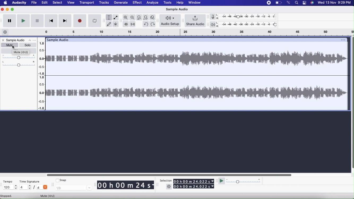 This screenshot has width=354, height=199. What do you see at coordinates (196, 33) in the screenshot?
I see `Click and drag to define a looping region` at bounding box center [196, 33].